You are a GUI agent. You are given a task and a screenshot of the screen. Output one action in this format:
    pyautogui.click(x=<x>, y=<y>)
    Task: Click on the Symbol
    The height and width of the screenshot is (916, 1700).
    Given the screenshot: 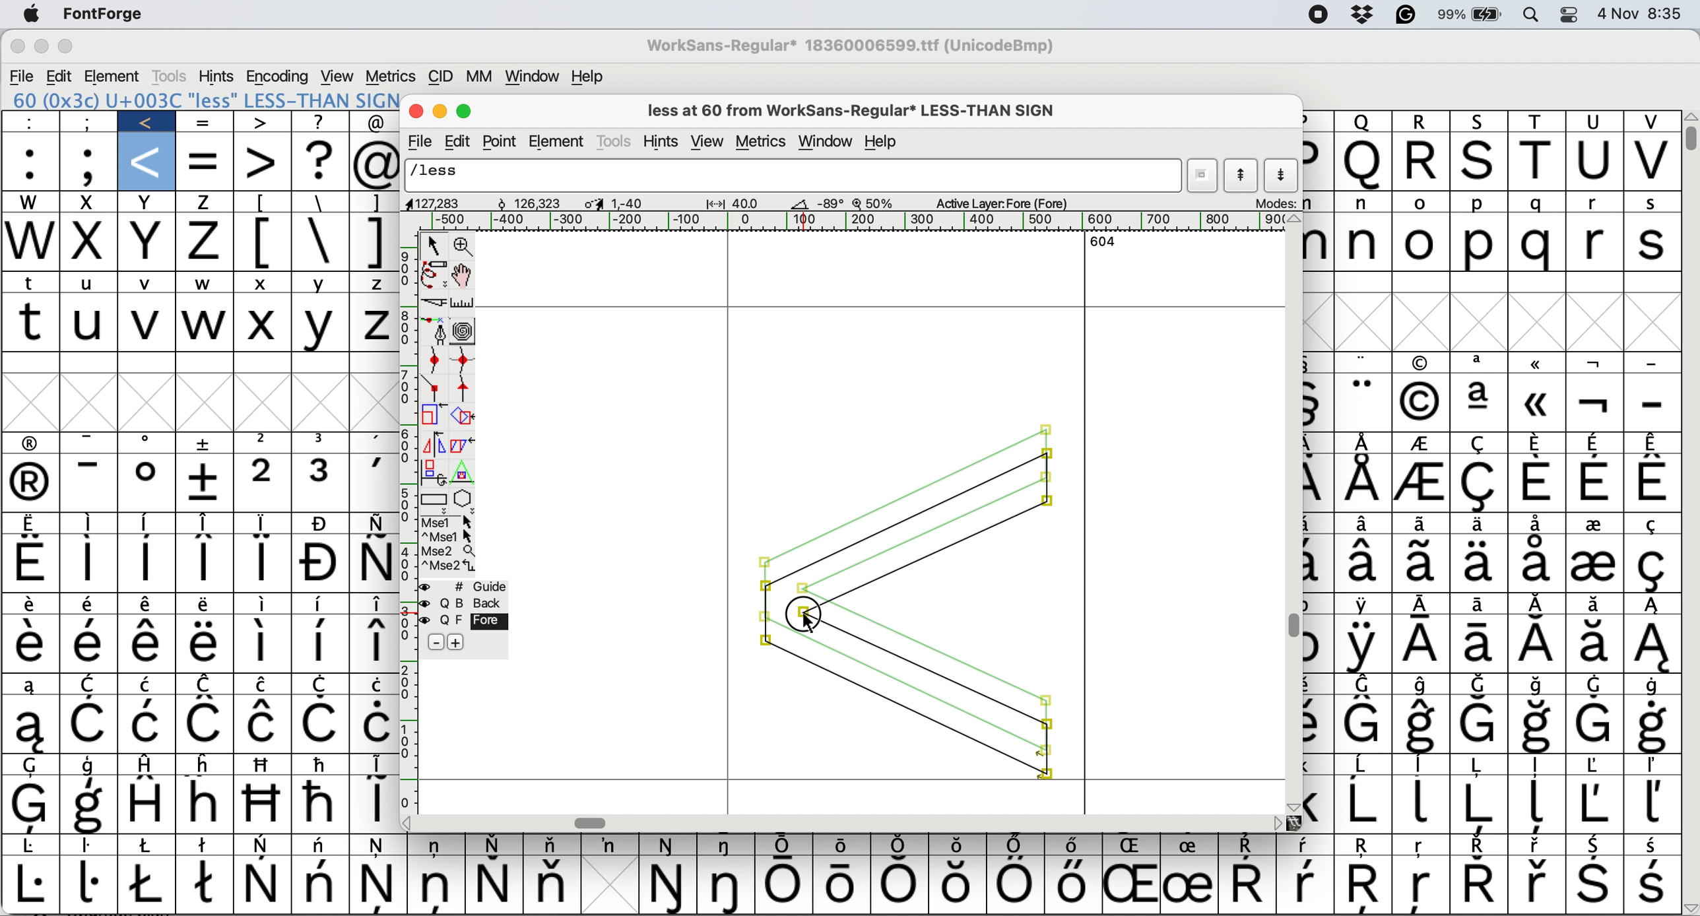 What is the action you would take?
    pyautogui.click(x=1651, y=845)
    